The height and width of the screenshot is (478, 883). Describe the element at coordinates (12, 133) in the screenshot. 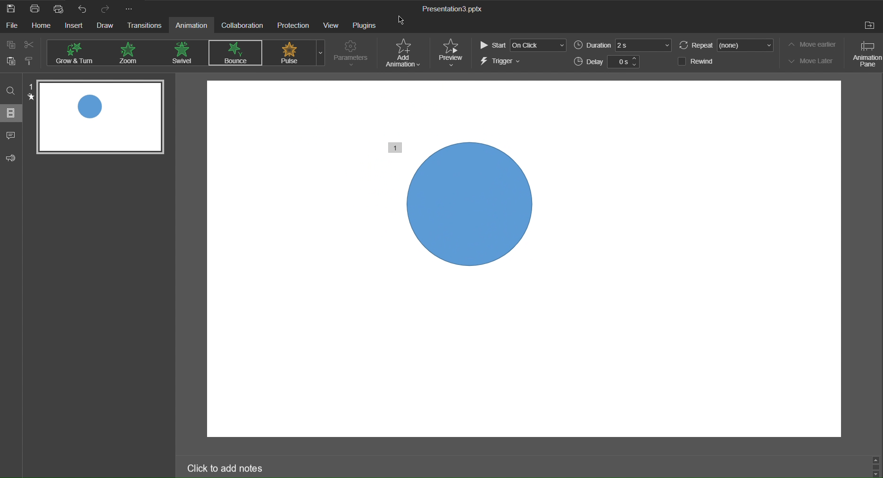

I see `Comments` at that location.